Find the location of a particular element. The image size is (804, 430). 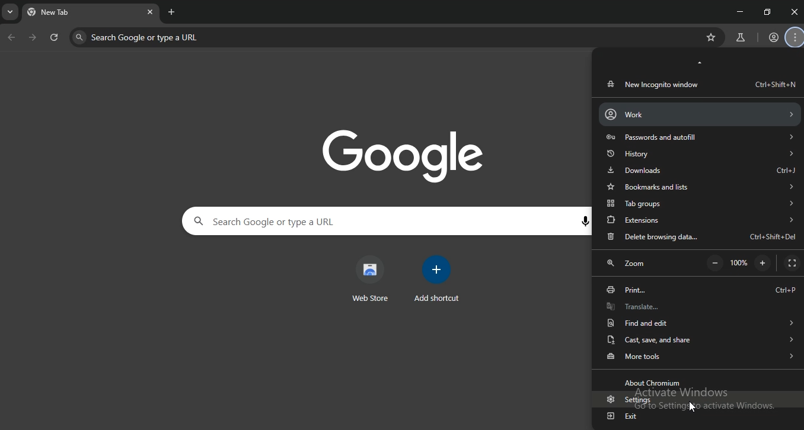

tabgroups is located at coordinates (700, 204).